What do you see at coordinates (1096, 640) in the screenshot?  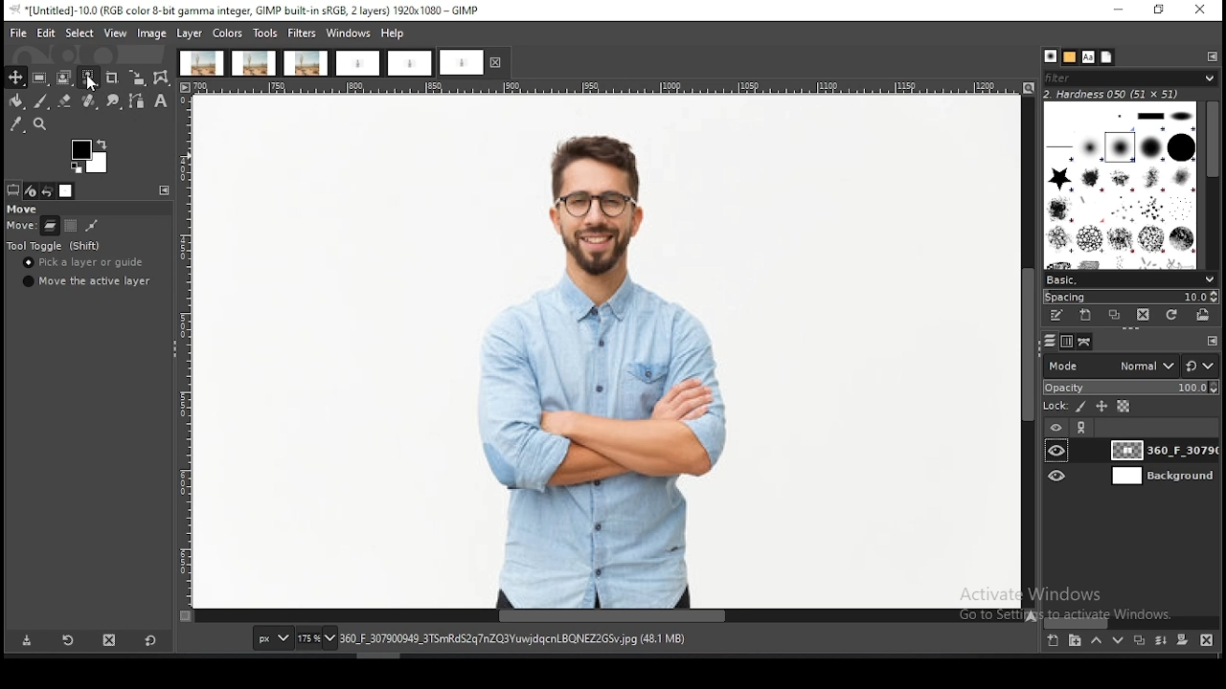 I see `move layer one step up` at bounding box center [1096, 640].